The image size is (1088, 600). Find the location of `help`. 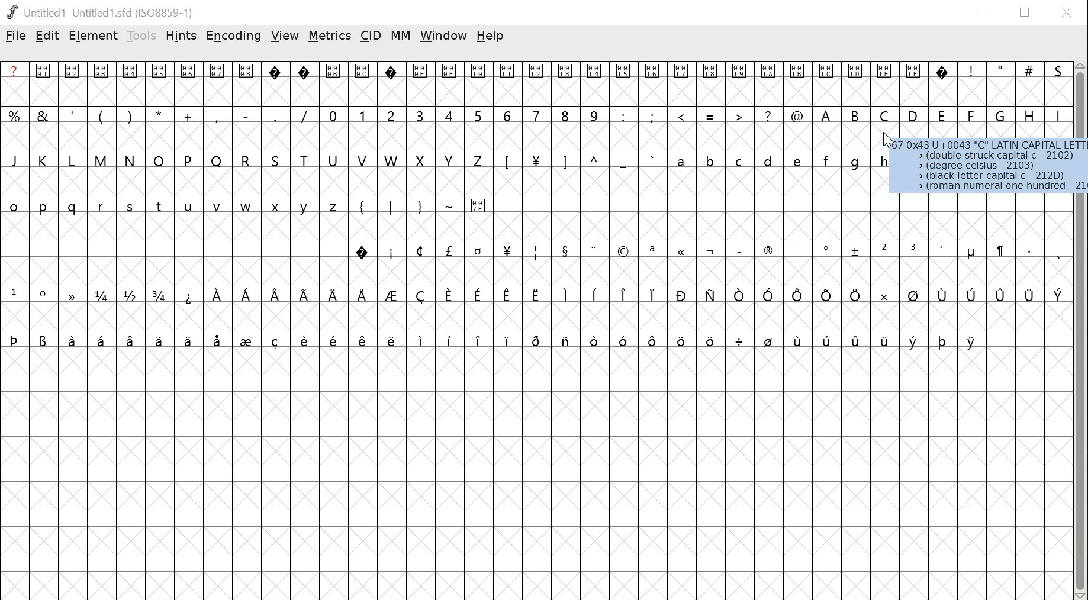

help is located at coordinates (491, 37).